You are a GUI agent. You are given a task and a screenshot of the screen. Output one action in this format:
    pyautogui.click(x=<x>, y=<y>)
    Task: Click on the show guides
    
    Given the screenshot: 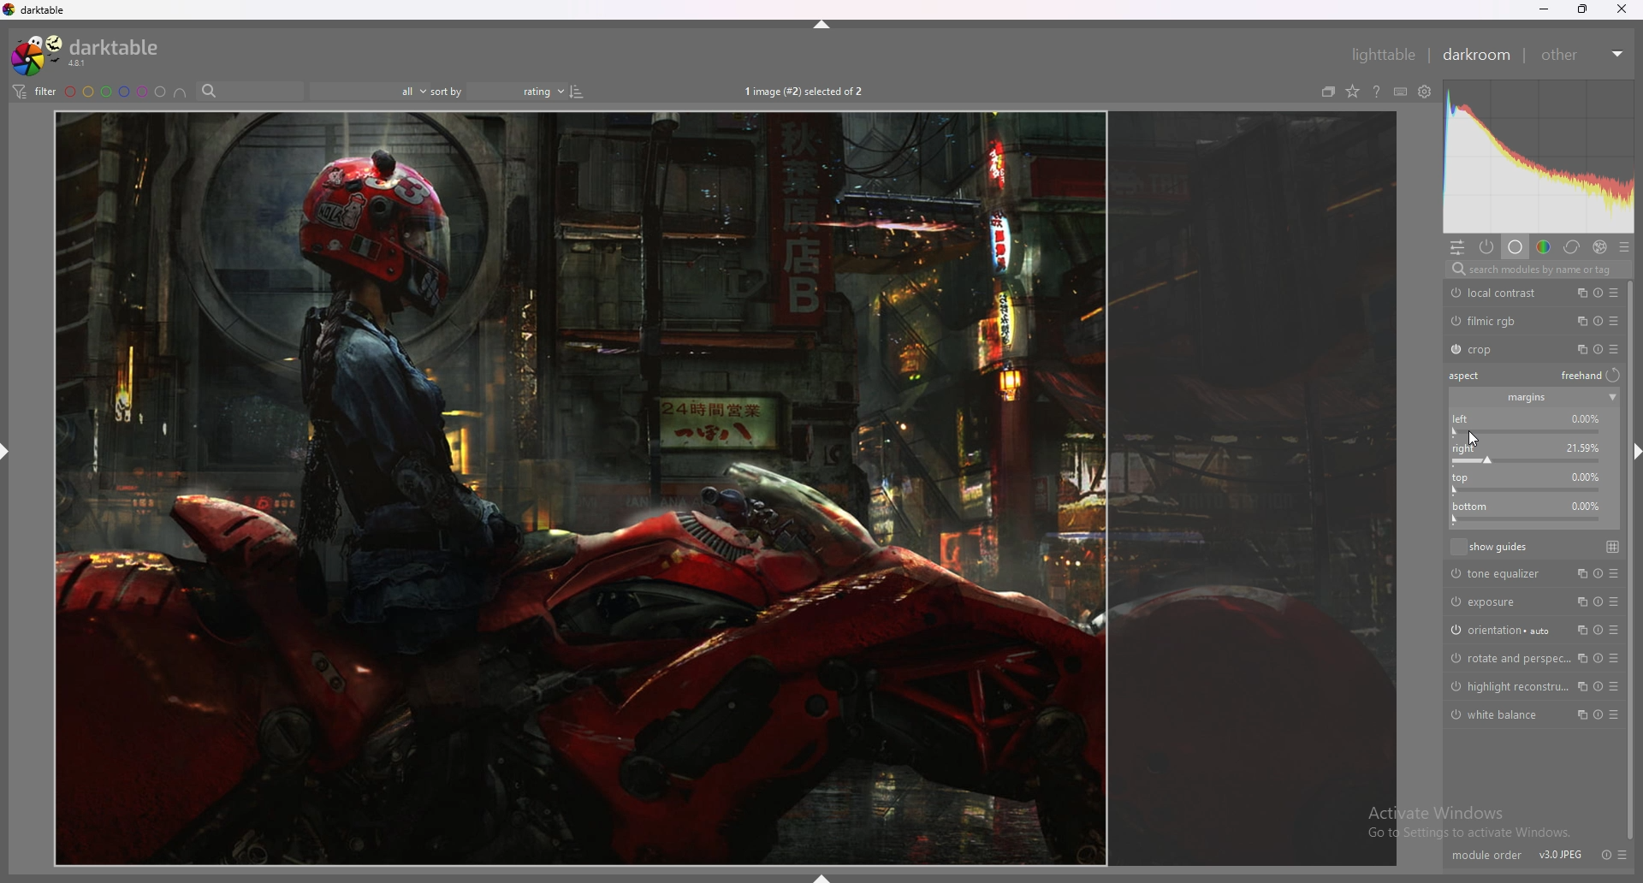 What is the action you would take?
    pyautogui.click(x=1490, y=546)
    